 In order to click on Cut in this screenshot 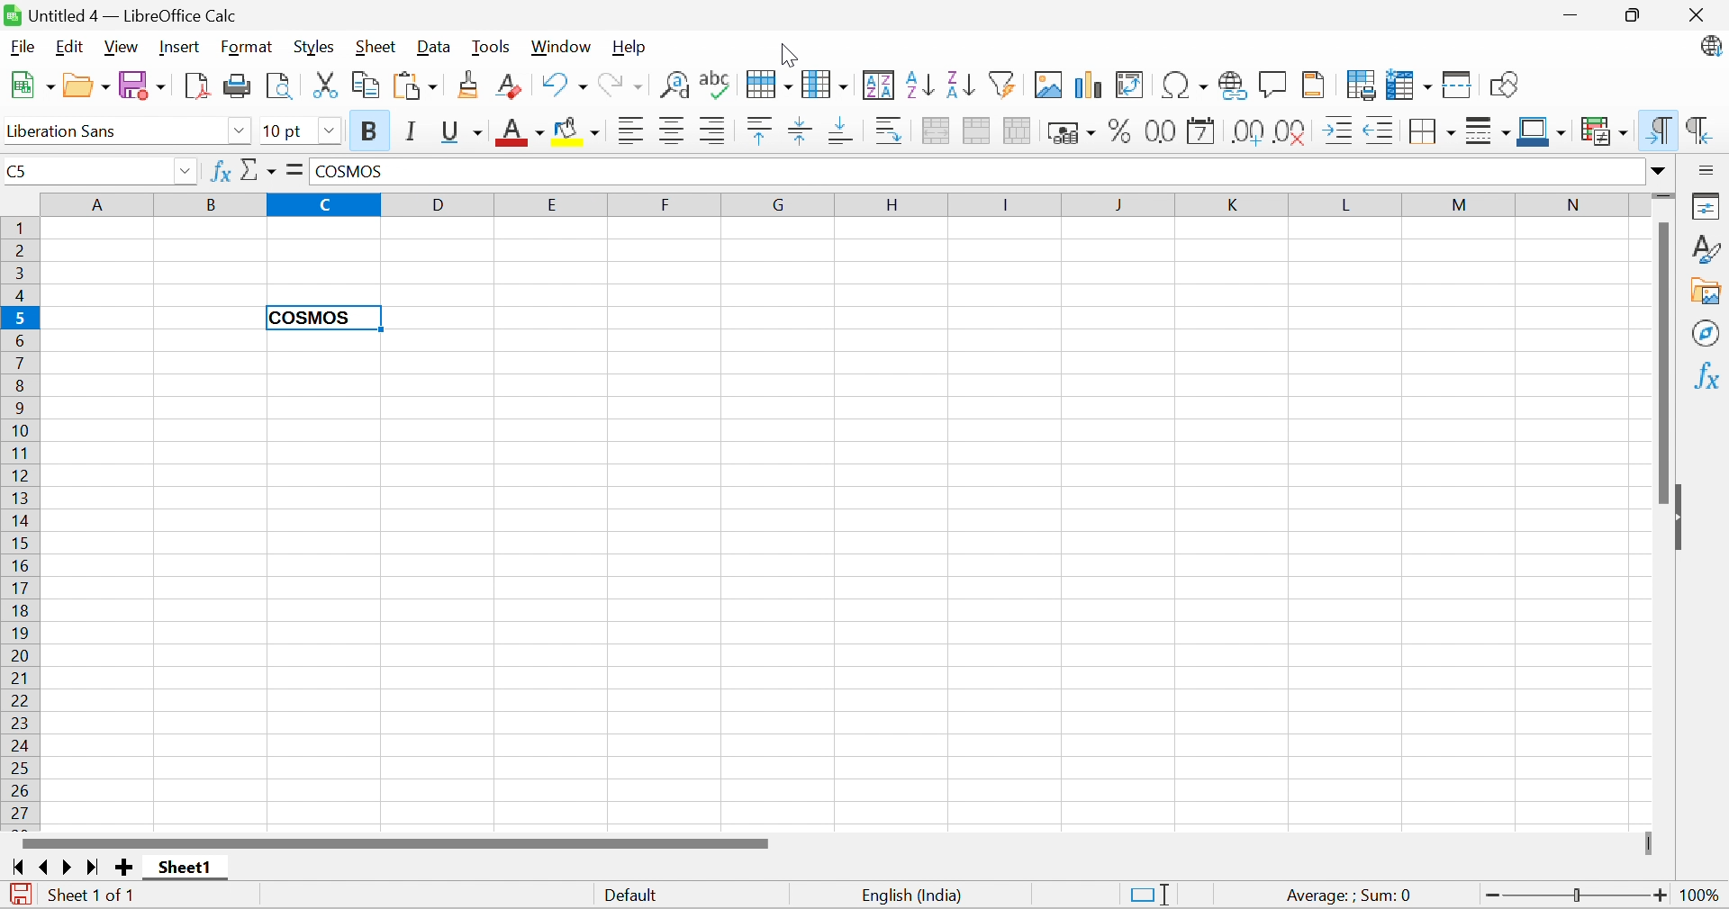, I will do `click(329, 85)`.